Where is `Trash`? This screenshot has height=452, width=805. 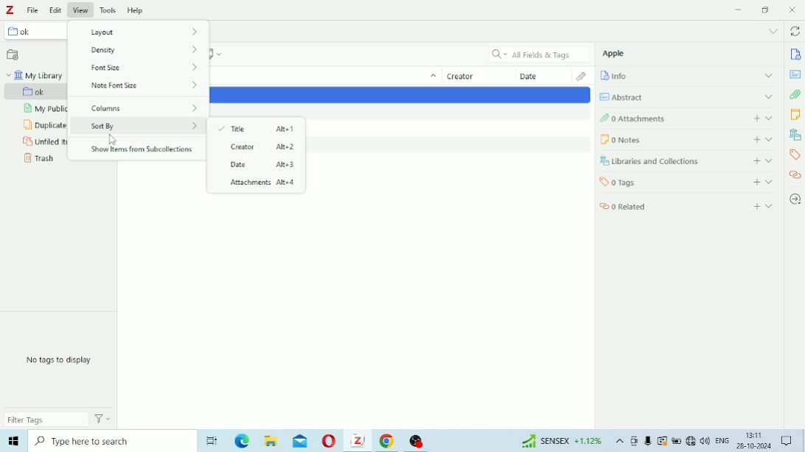 Trash is located at coordinates (39, 160).